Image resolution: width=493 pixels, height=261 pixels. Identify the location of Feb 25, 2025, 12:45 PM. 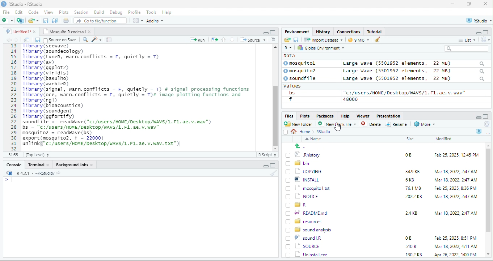
(456, 156).